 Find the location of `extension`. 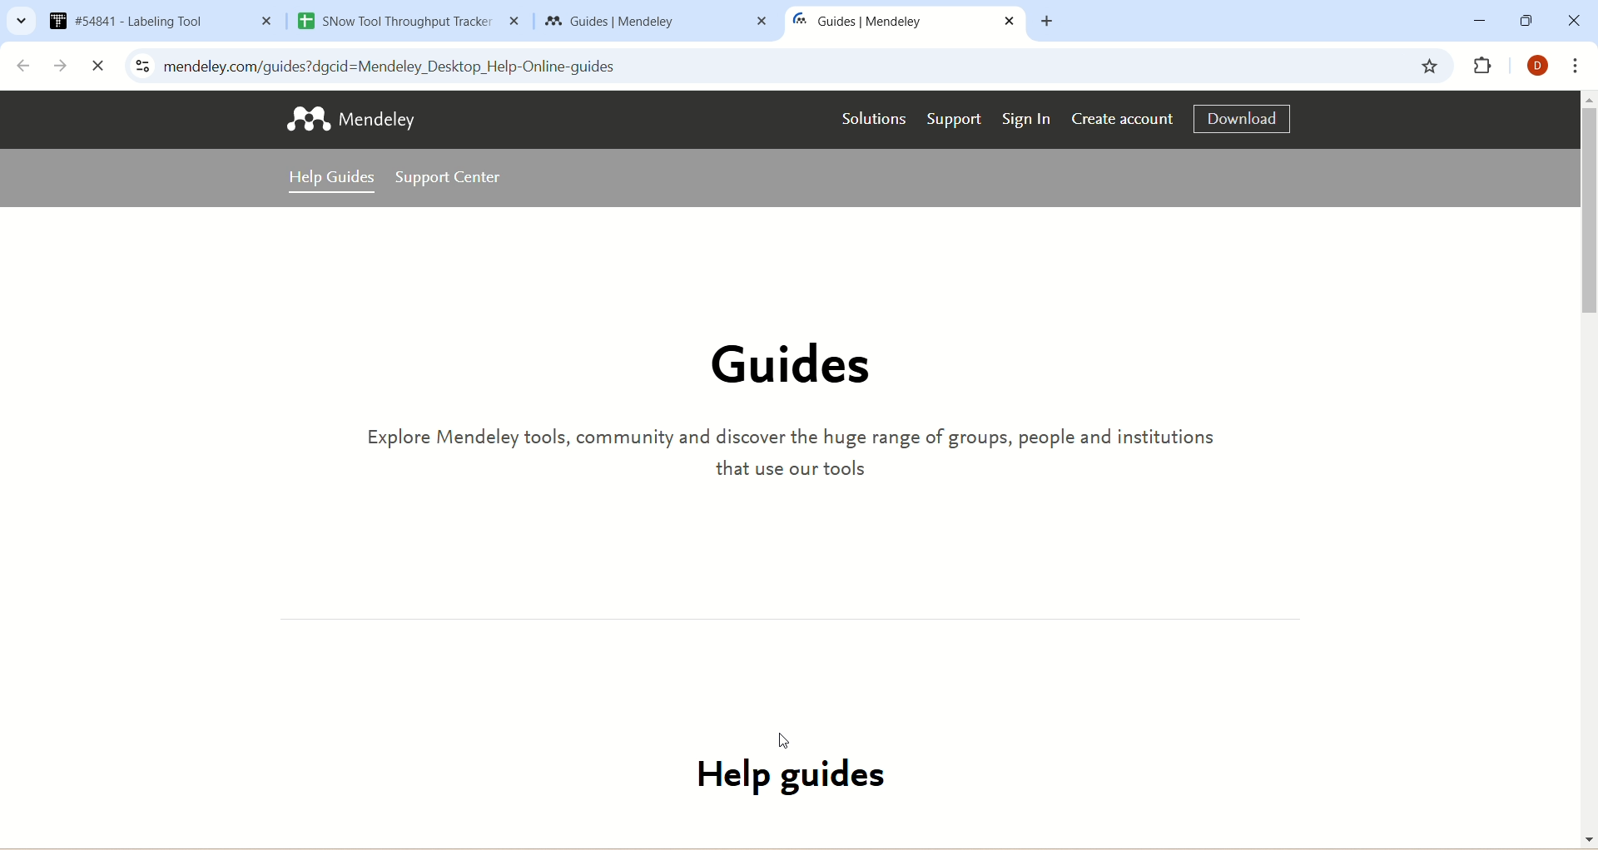

extension is located at coordinates (1480, 69).